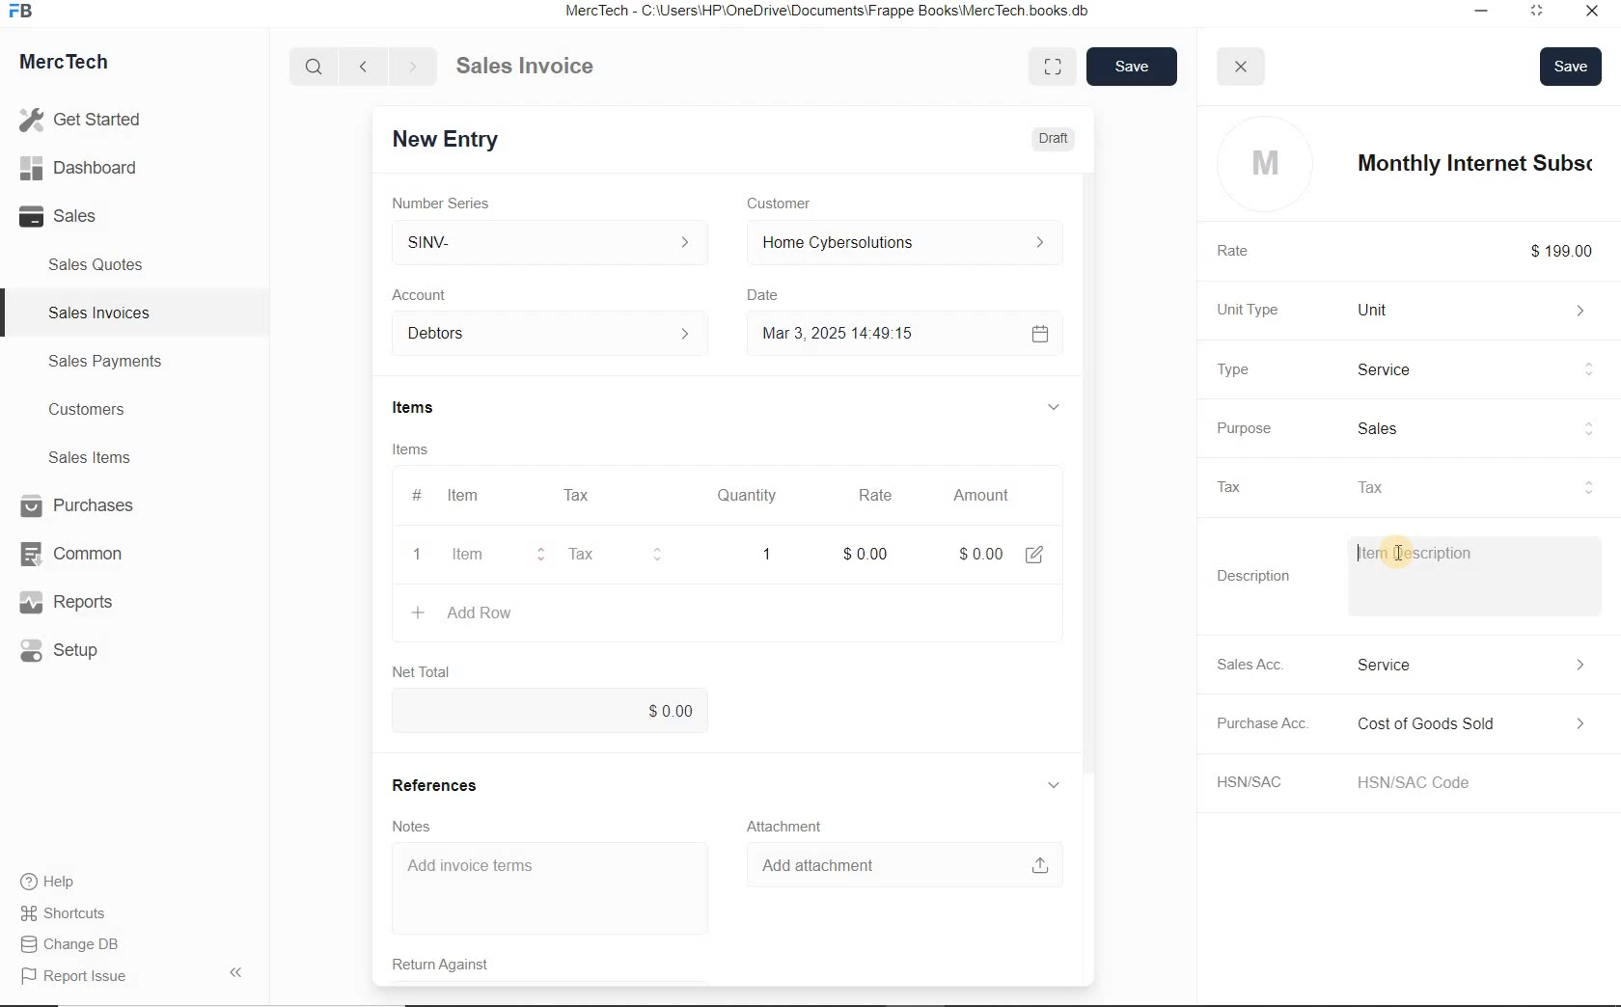  I want to click on Amount, so click(977, 495).